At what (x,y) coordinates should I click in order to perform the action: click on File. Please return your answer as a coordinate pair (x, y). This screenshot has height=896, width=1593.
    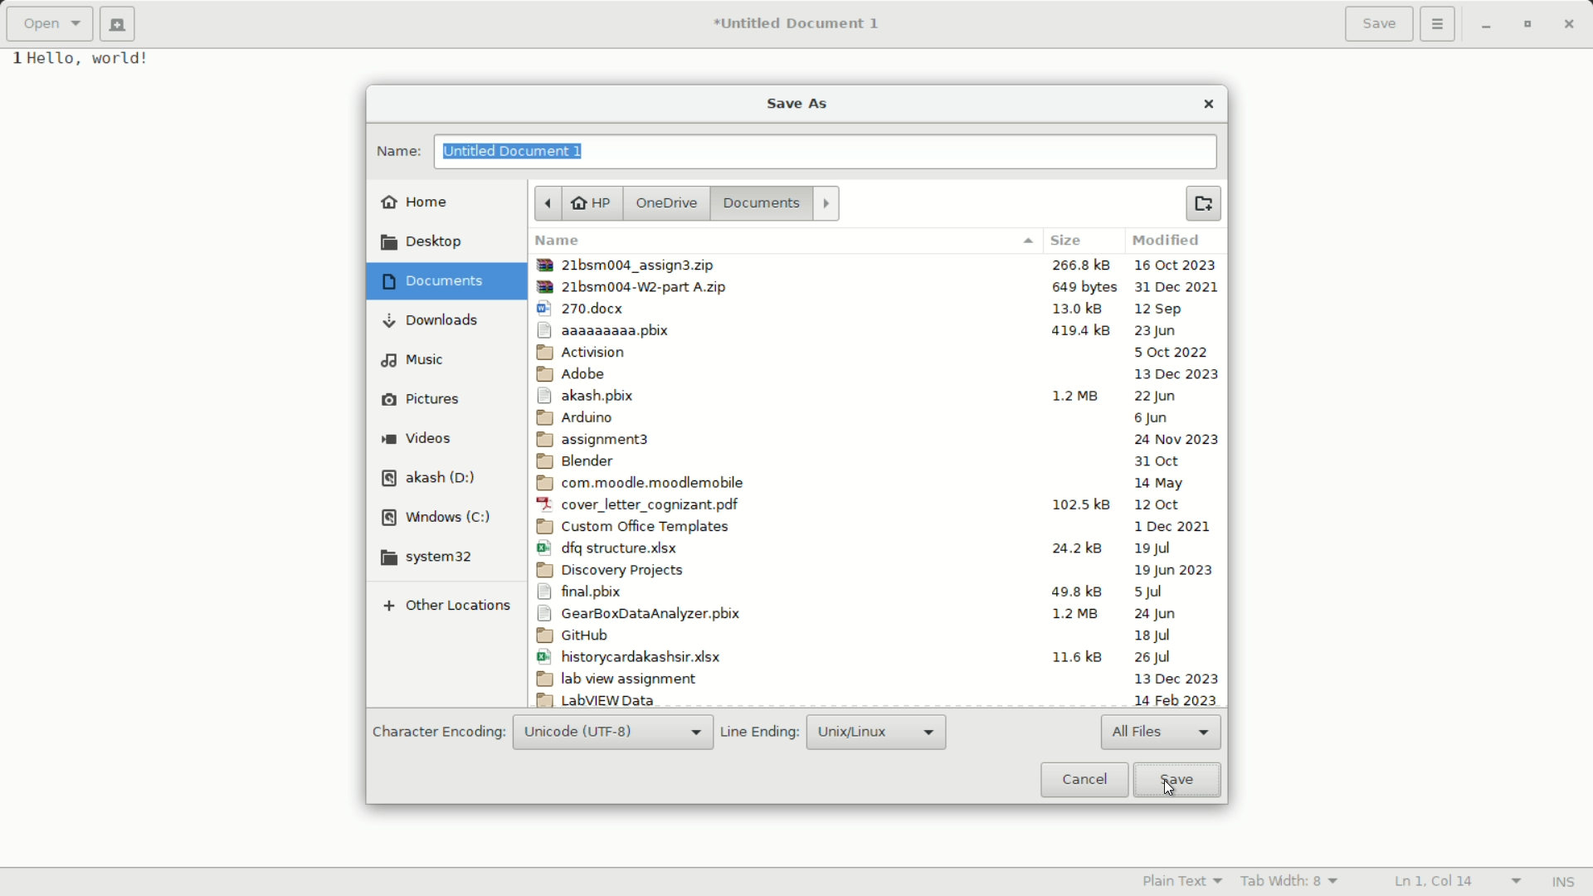
    Looking at the image, I should click on (873, 592).